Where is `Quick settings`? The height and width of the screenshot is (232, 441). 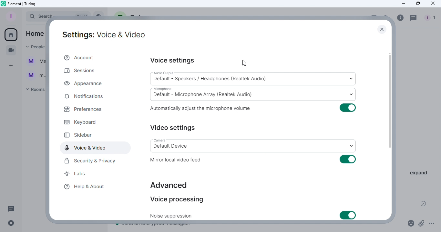
Quick settings is located at coordinates (13, 224).